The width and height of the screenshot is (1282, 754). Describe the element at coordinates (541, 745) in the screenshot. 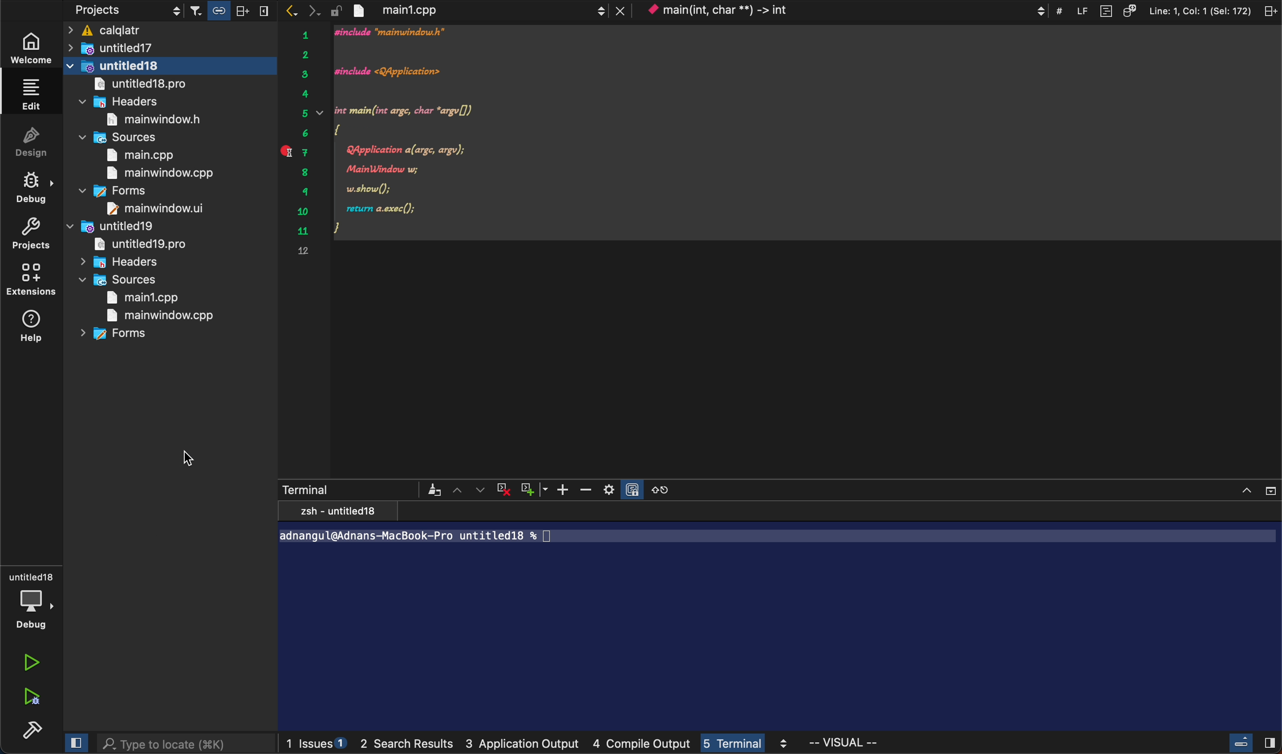

I see `logs` at that location.